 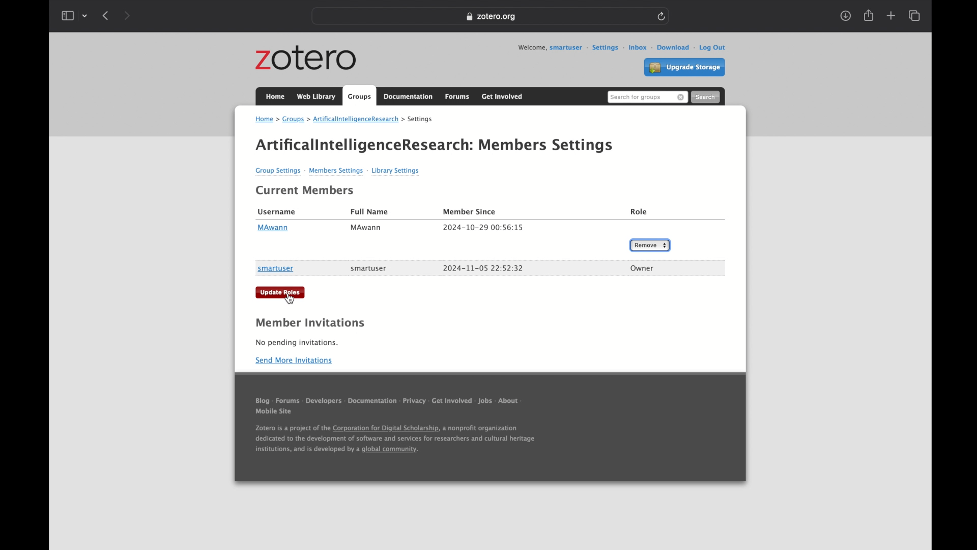 What do you see at coordinates (363, 146) in the screenshot?
I see `` at bounding box center [363, 146].